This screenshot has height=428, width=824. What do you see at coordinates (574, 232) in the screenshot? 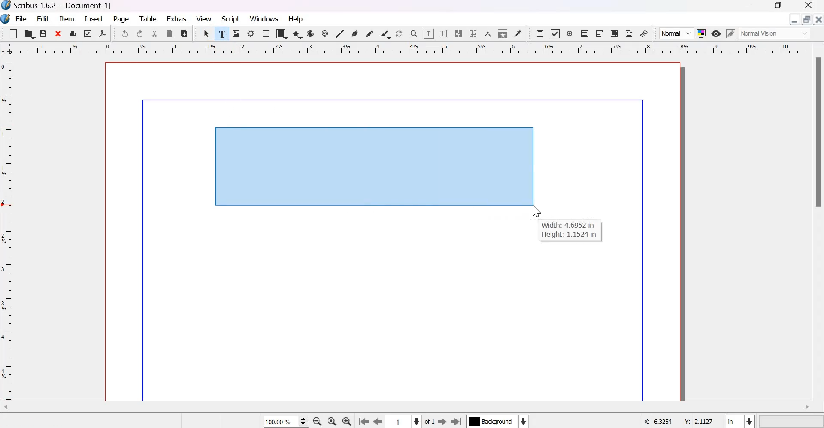
I see `Width: 4.6952 inHeight: 1.1524 in ` at bounding box center [574, 232].